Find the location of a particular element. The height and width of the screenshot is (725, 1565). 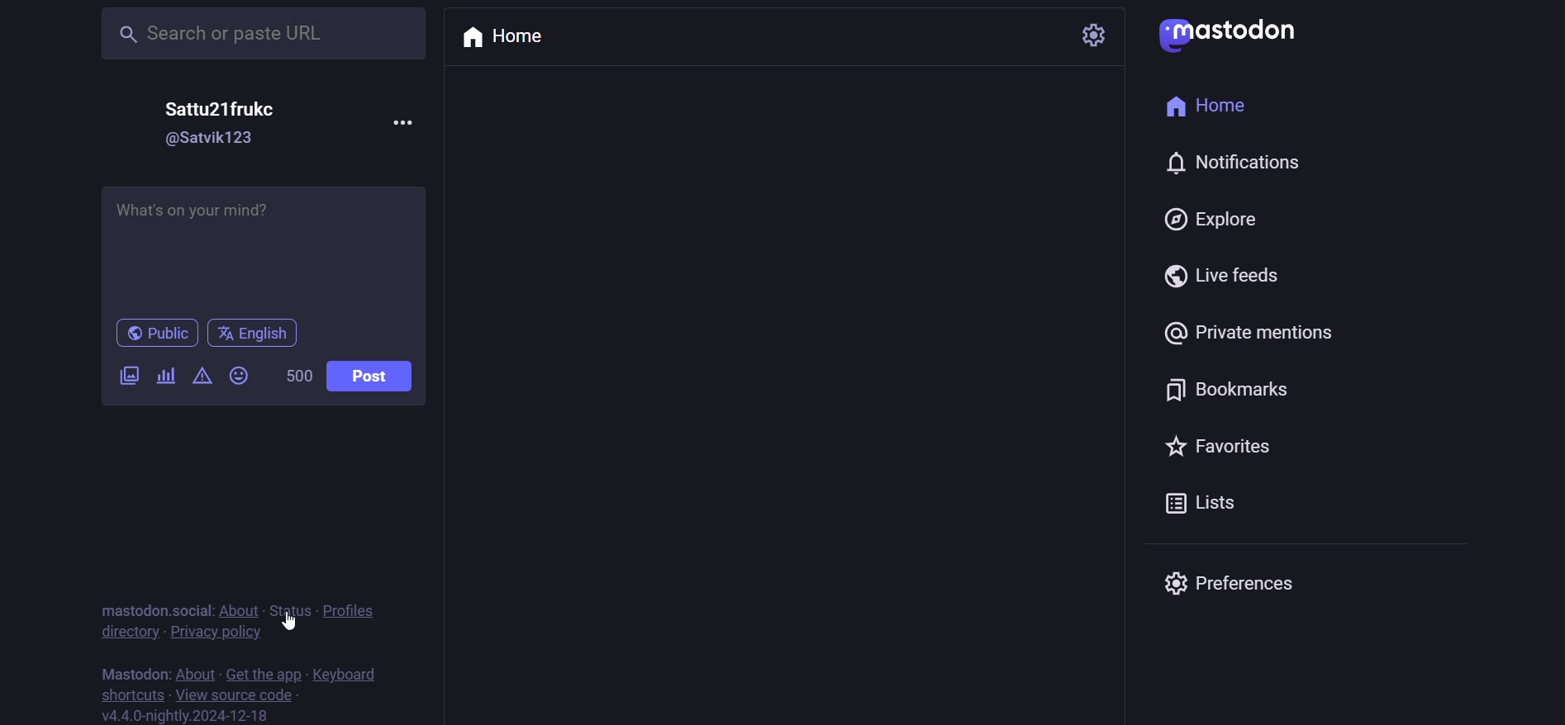

preferences is located at coordinates (1220, 580).